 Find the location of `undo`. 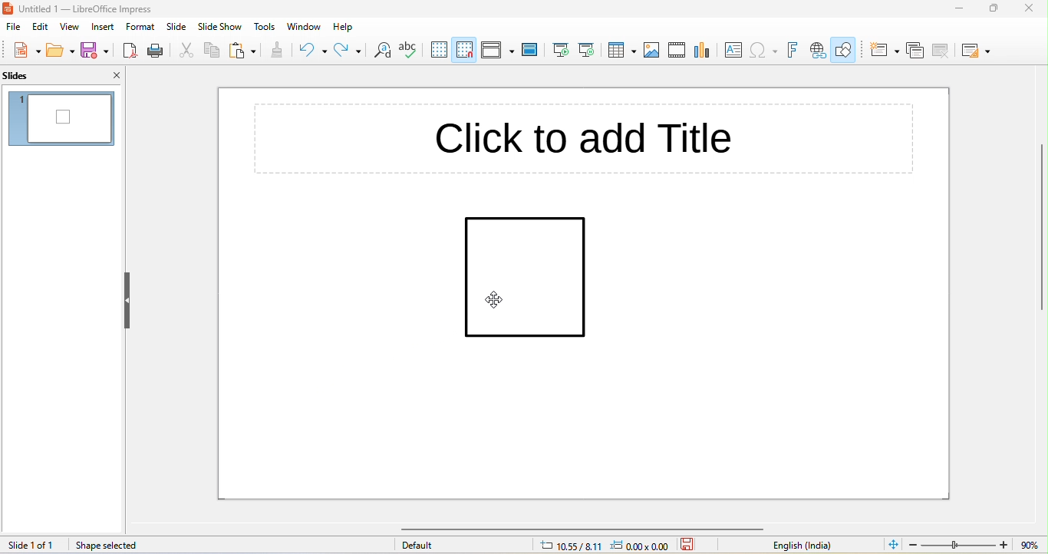

undo is located at coordinates (312, 49).